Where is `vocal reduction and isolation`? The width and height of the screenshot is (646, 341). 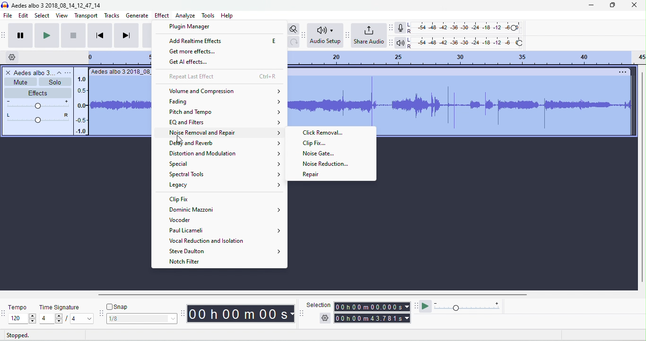
vocal reduction and isolation is located at coordinates (209, 241).